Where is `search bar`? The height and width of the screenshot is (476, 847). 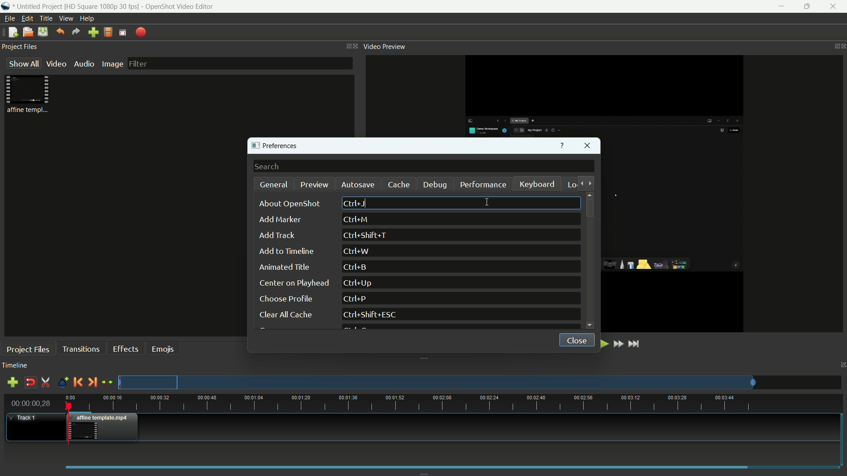 search bar is located at coordinates (424, 167).